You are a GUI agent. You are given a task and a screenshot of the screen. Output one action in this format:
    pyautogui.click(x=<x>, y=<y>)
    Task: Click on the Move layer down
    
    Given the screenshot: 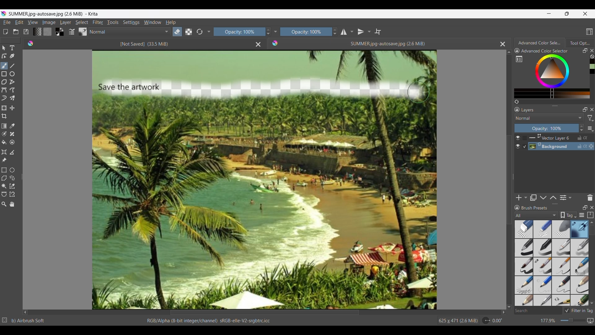 What is the action you would take?
    pyautogui.click(x=543, y=198)
    